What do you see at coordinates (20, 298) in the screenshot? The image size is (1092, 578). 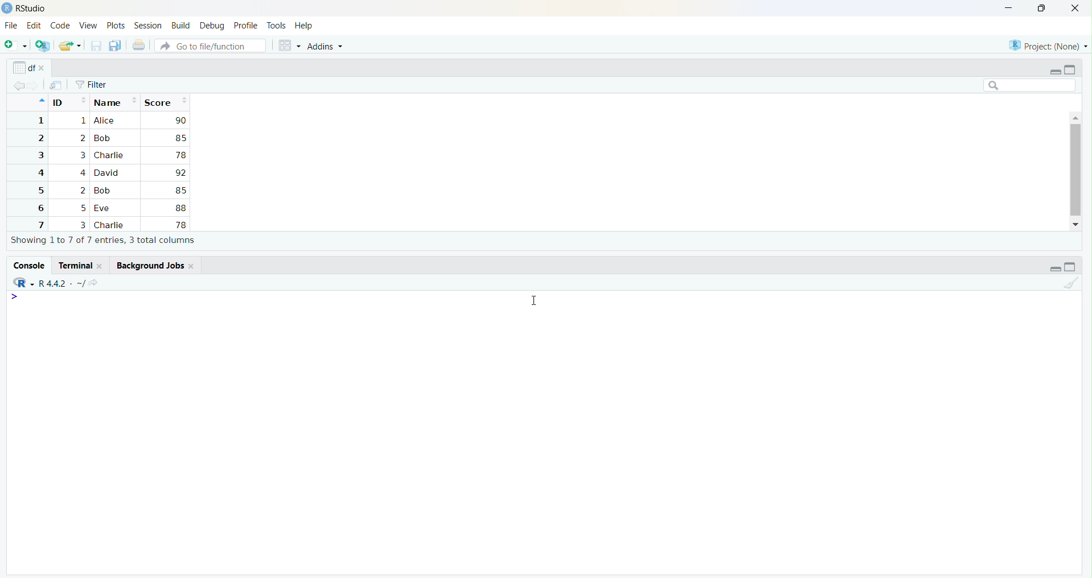 I see `start typing` at bounding box center [20, 298].